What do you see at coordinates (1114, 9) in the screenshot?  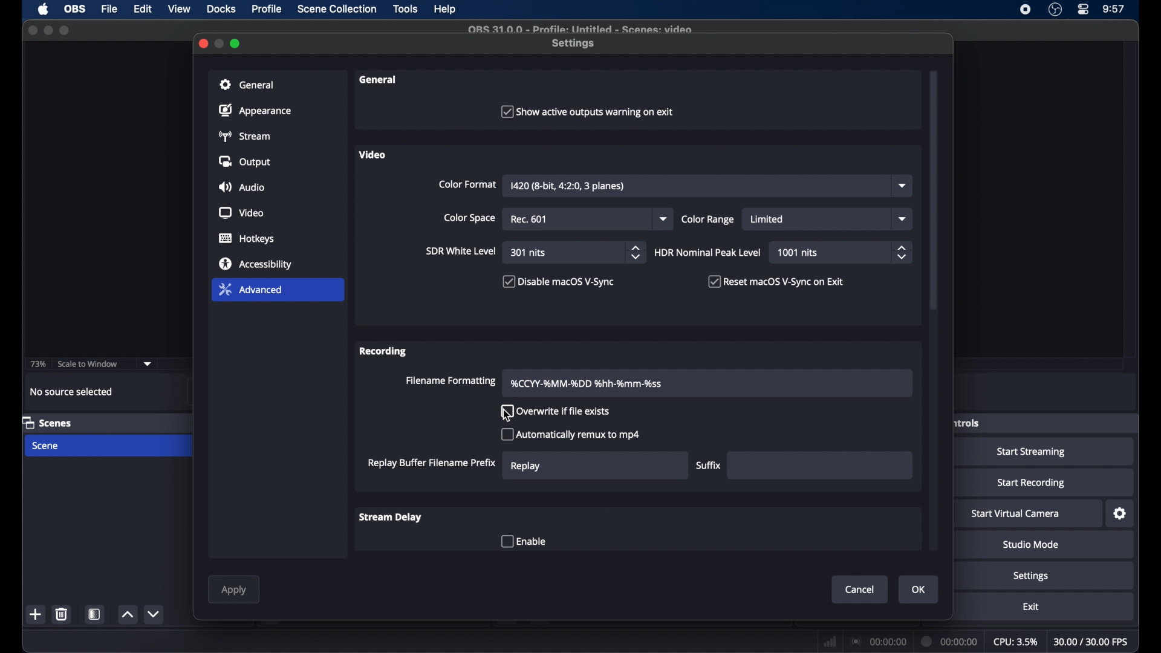 I see `time` at bounding box center [1114, 9].